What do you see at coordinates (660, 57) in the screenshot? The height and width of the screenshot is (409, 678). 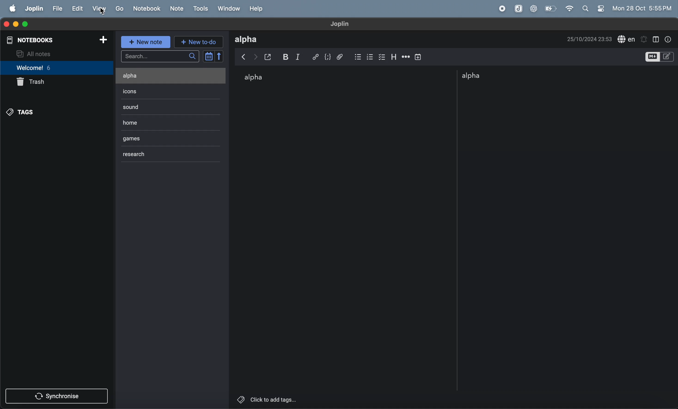 I see `toggle editor` at bounding box center [660, 57].